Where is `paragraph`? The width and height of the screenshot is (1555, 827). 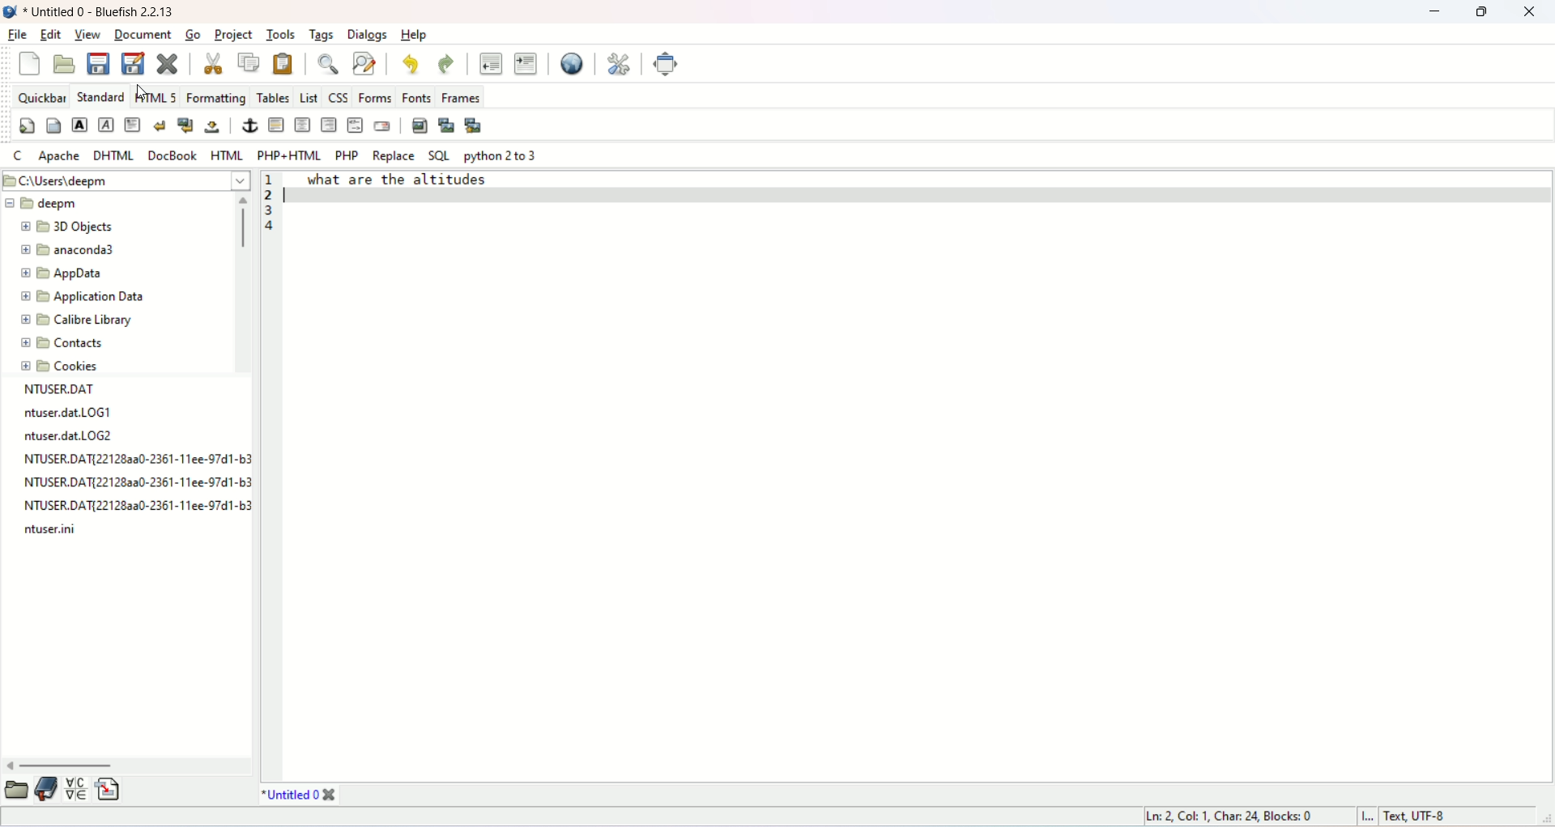
paragraph is located at coordinates (134, 125).